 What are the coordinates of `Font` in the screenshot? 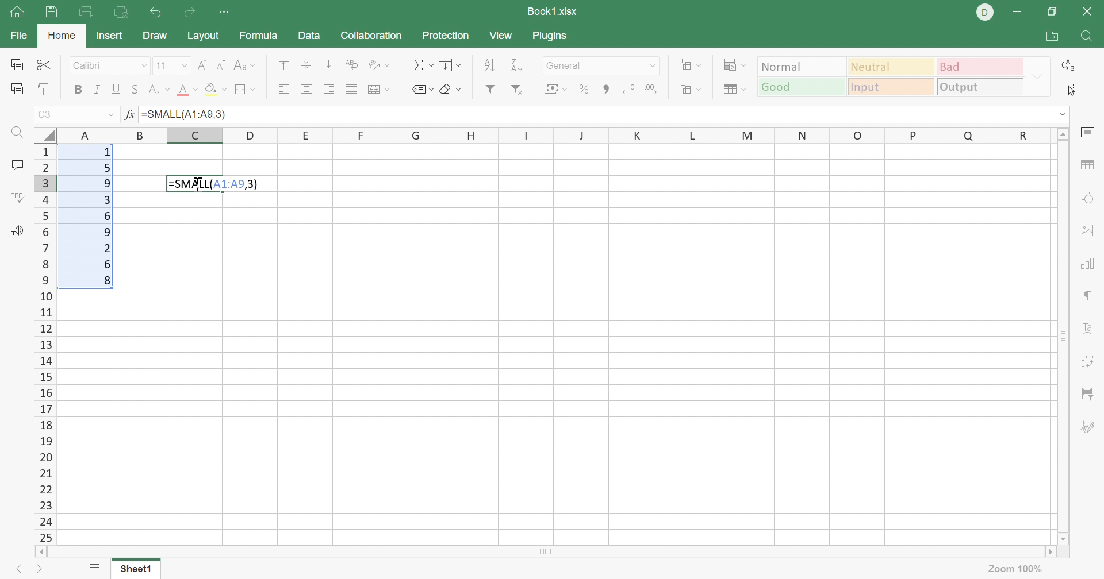 It's located at (111, 64).